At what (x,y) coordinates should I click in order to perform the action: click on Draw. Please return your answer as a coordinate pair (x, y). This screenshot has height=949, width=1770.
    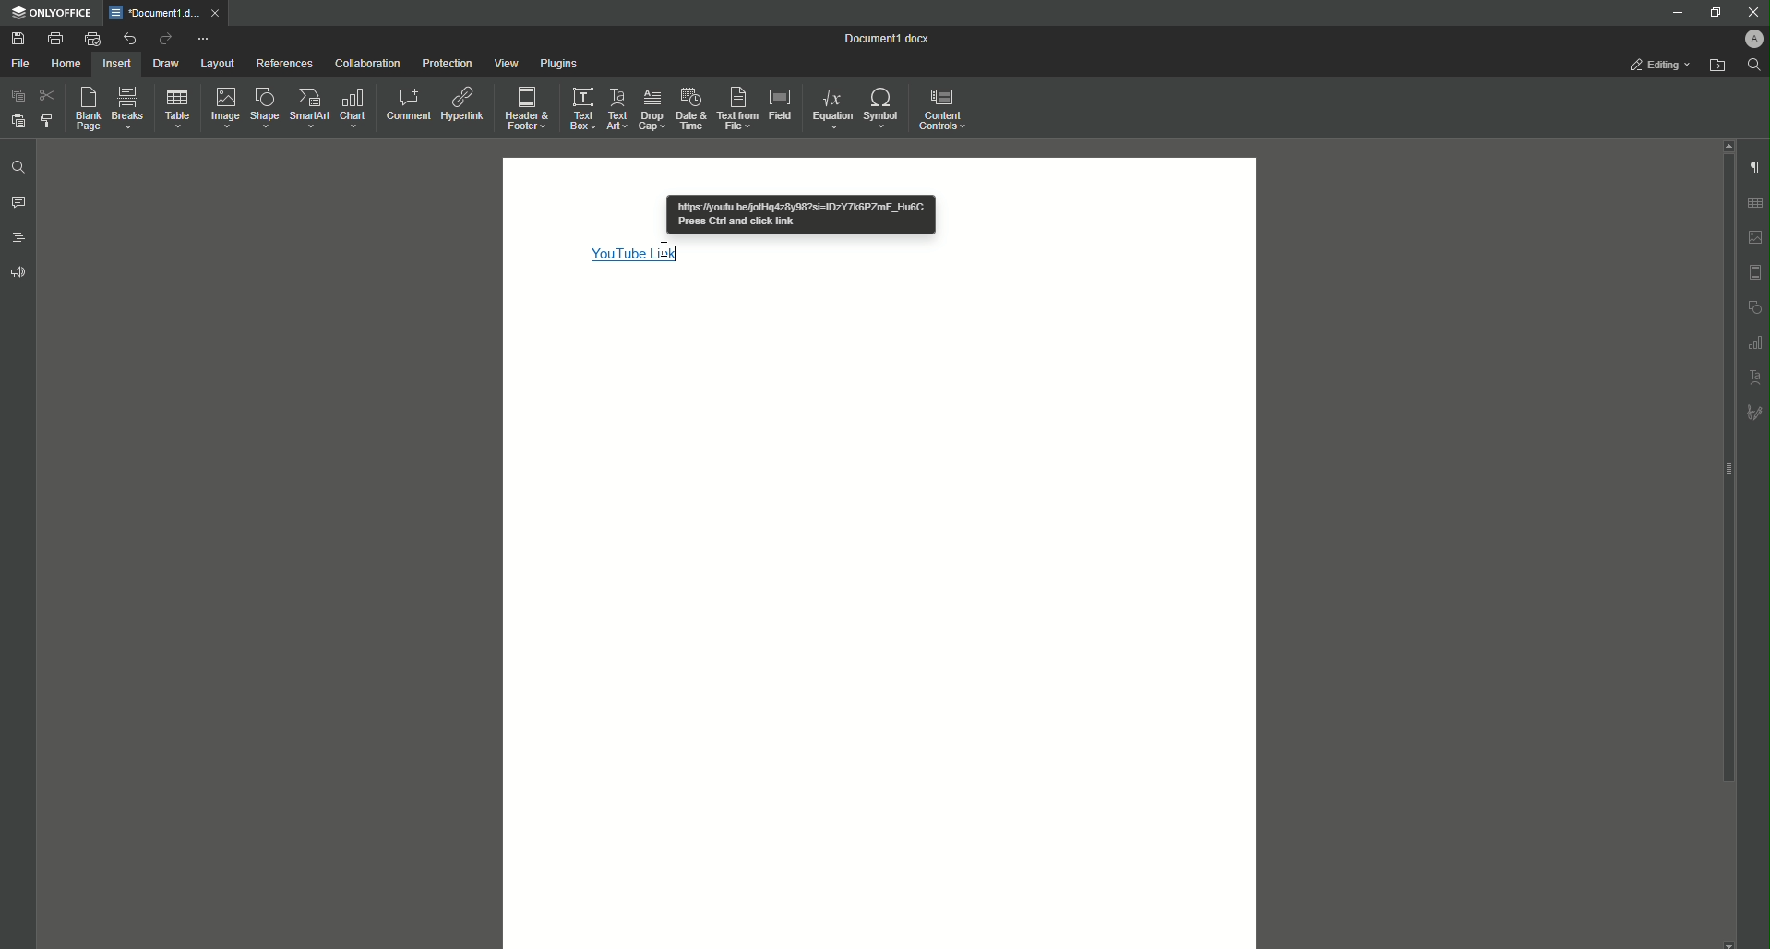
    Looking at the image, I should click on (168, 63).